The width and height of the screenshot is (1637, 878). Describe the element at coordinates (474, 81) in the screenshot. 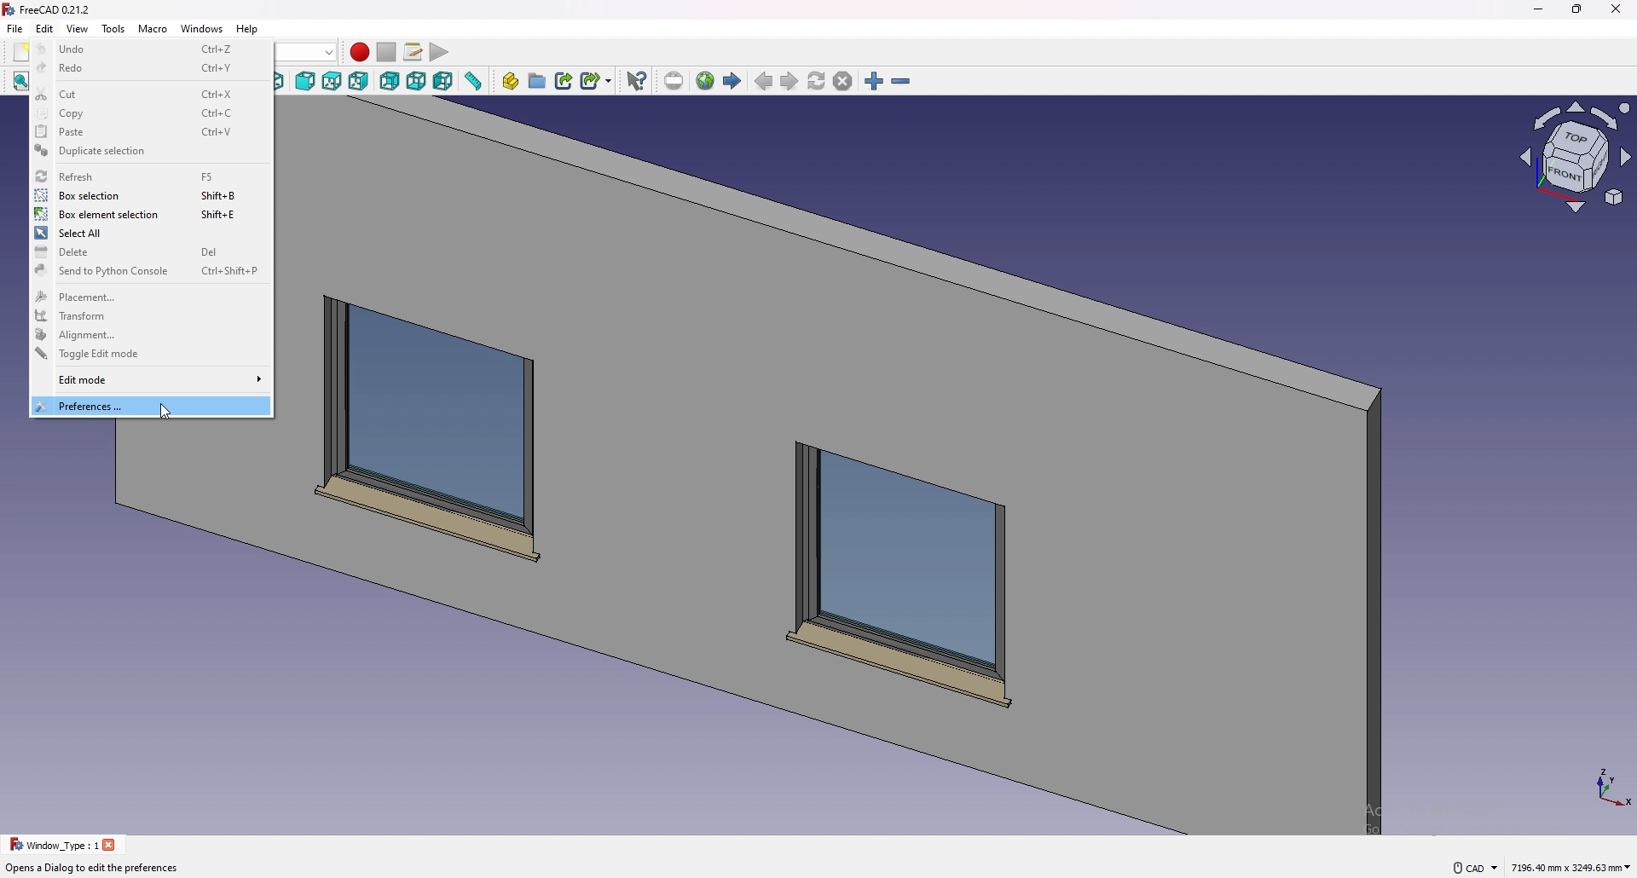

I see `measure distance` at that location.